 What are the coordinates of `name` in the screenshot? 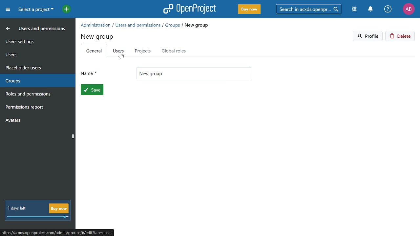 It's located at (89, 72).